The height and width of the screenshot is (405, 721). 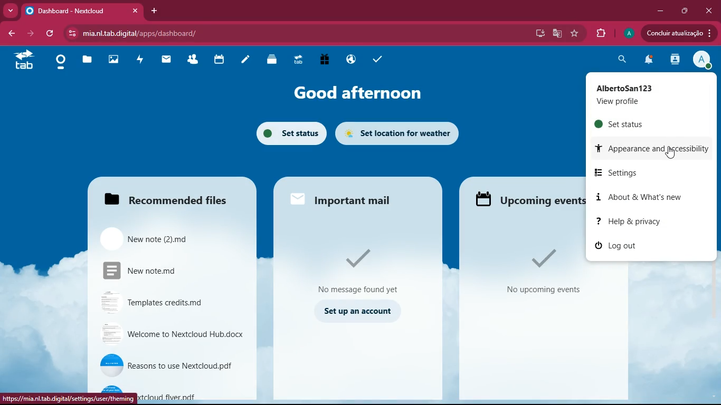 What do you see at coordinates (356, 93) in the screenshot?
I see `good afternoon` at bounding box center [356, 93].